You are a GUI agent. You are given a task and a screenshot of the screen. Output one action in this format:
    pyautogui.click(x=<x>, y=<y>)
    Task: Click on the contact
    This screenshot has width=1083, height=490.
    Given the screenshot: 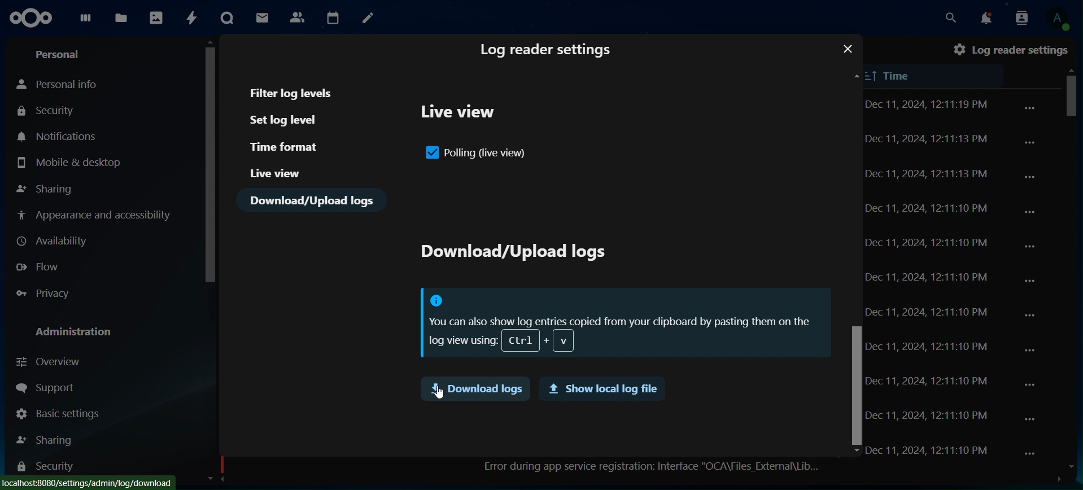 What is the action you would take?
    pyautogui.click(x=299, y=17)
    